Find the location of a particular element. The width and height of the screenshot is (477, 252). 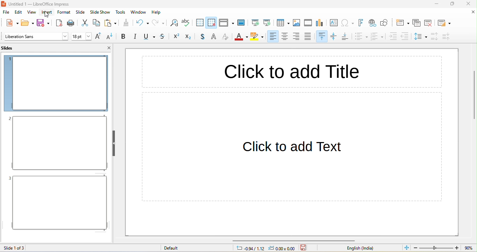

0.00x0.00 is located at coordinates (283, 249).